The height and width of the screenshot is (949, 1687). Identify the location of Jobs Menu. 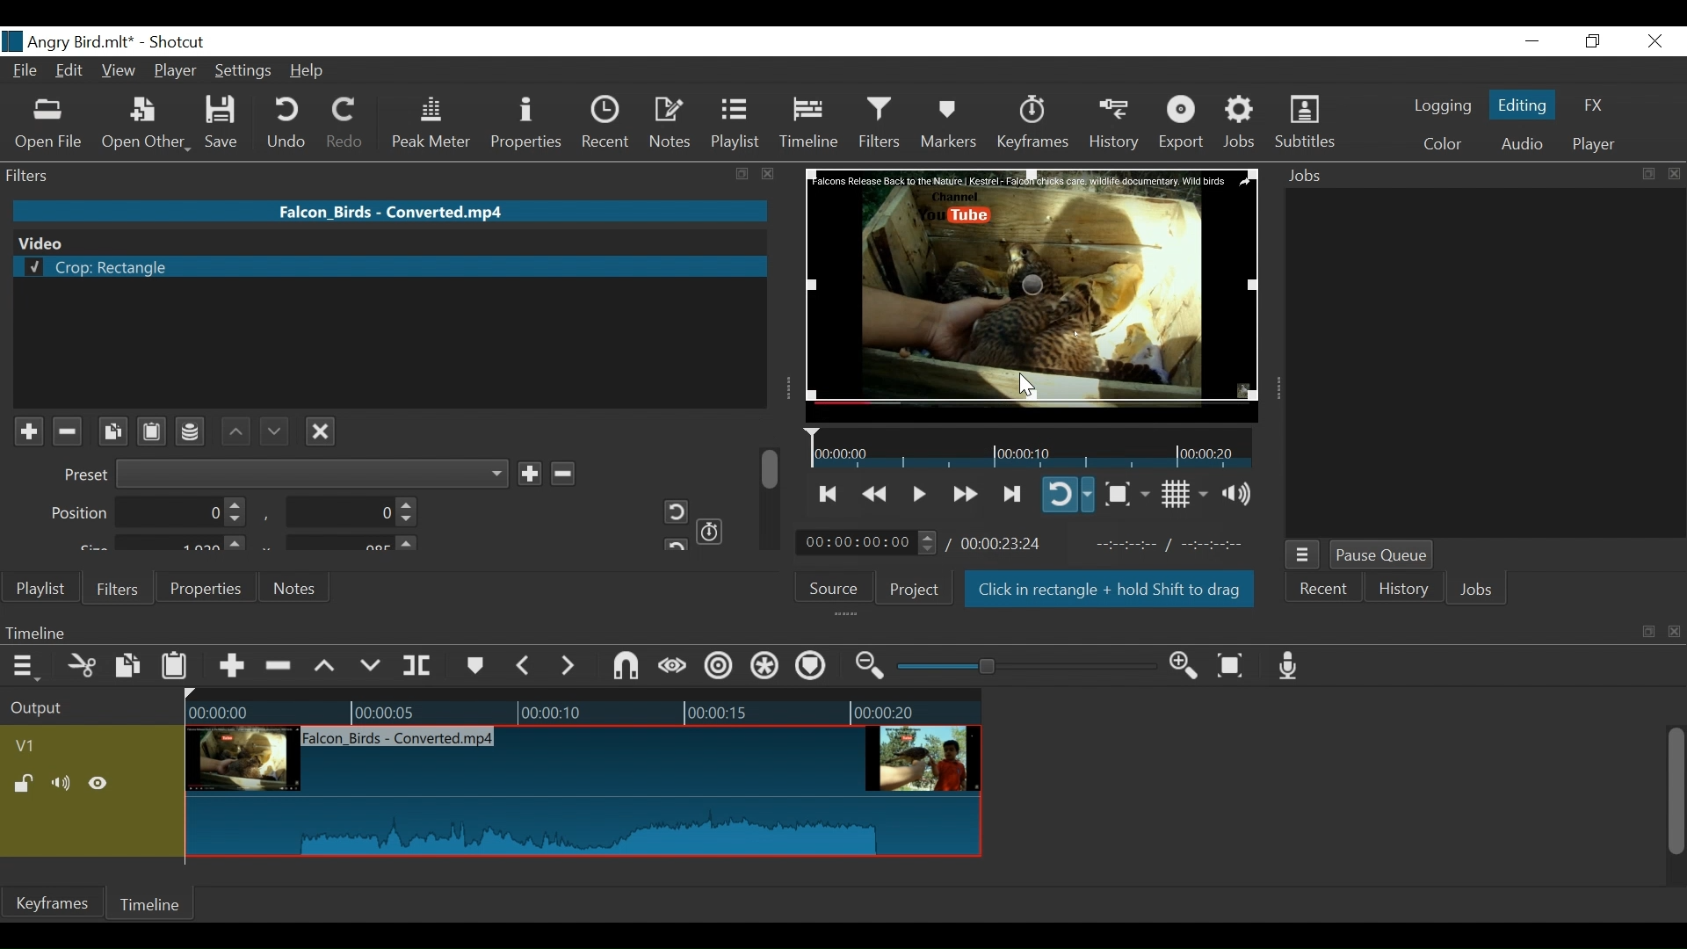
(1300, 556).